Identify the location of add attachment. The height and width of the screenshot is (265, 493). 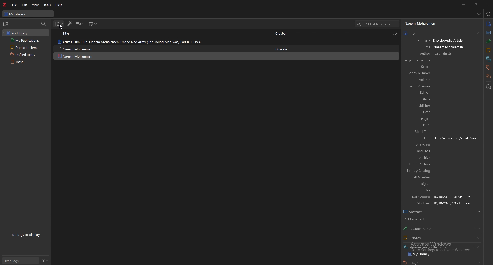
(80, 24).